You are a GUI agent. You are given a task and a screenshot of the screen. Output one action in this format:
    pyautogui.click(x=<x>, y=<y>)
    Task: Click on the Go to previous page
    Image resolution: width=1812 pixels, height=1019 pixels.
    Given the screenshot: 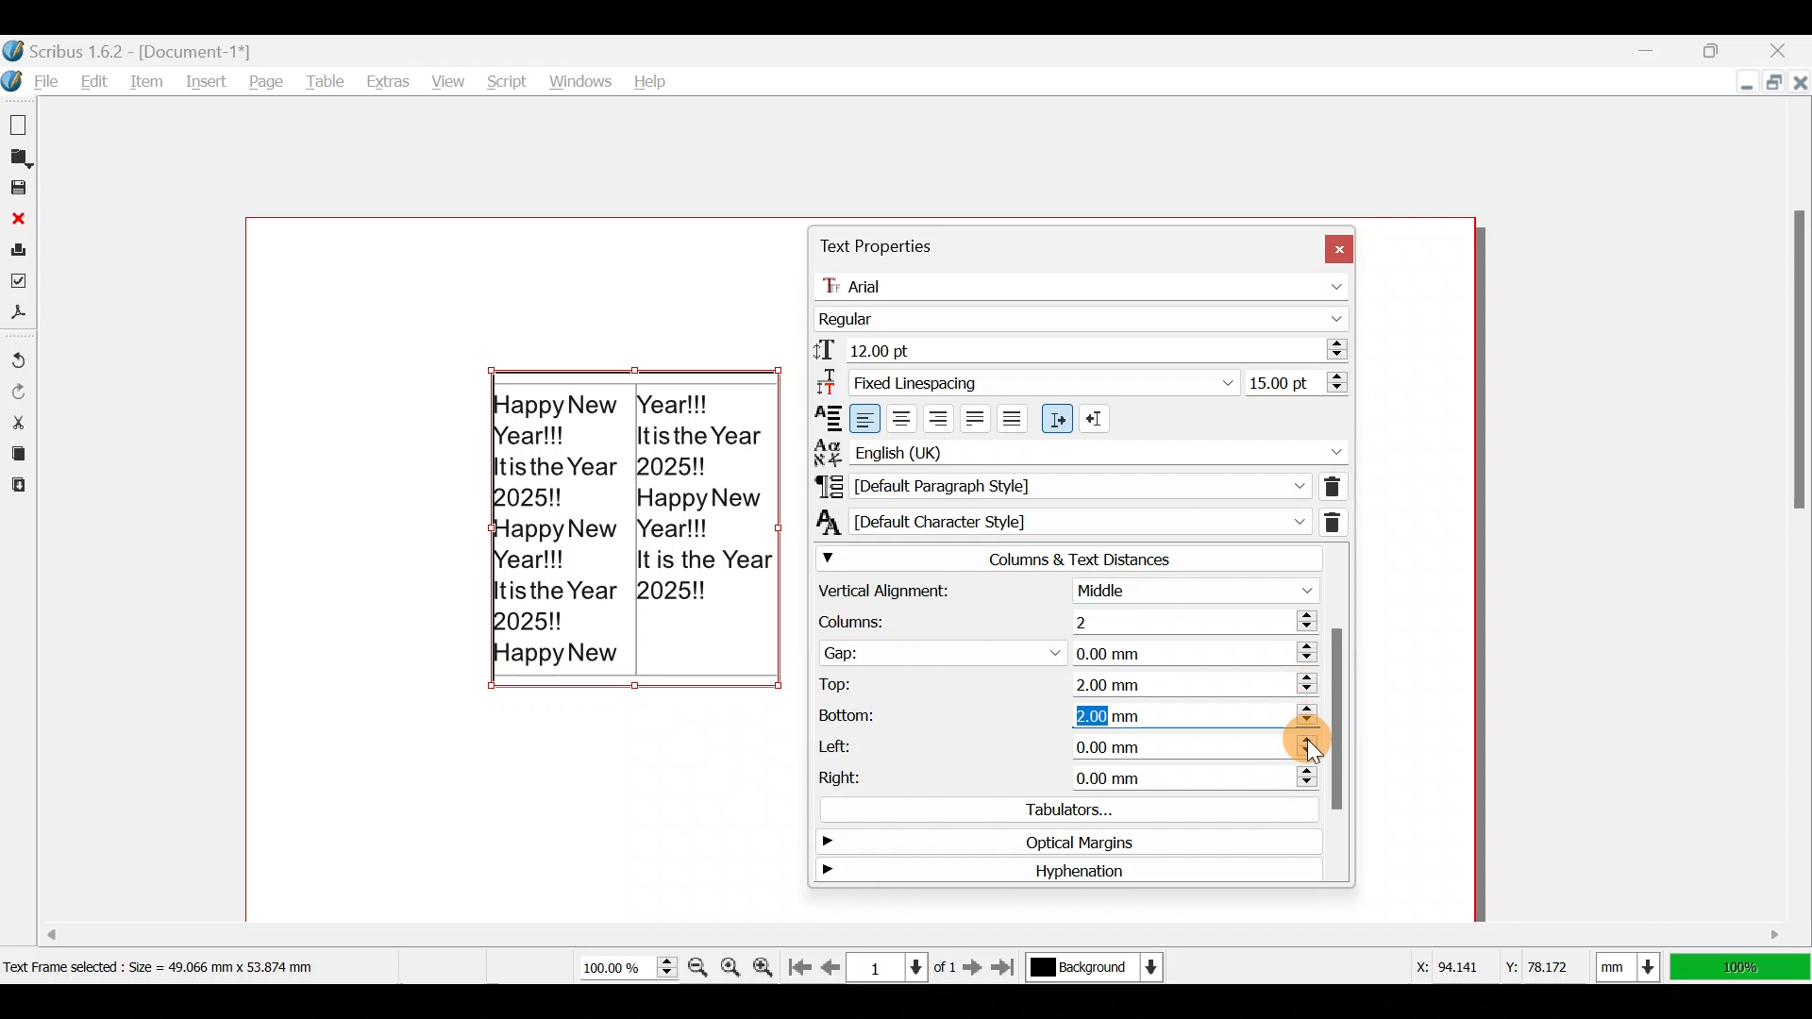 What is the action you would take?
    pyautogui.click(x=831, y=963)
    